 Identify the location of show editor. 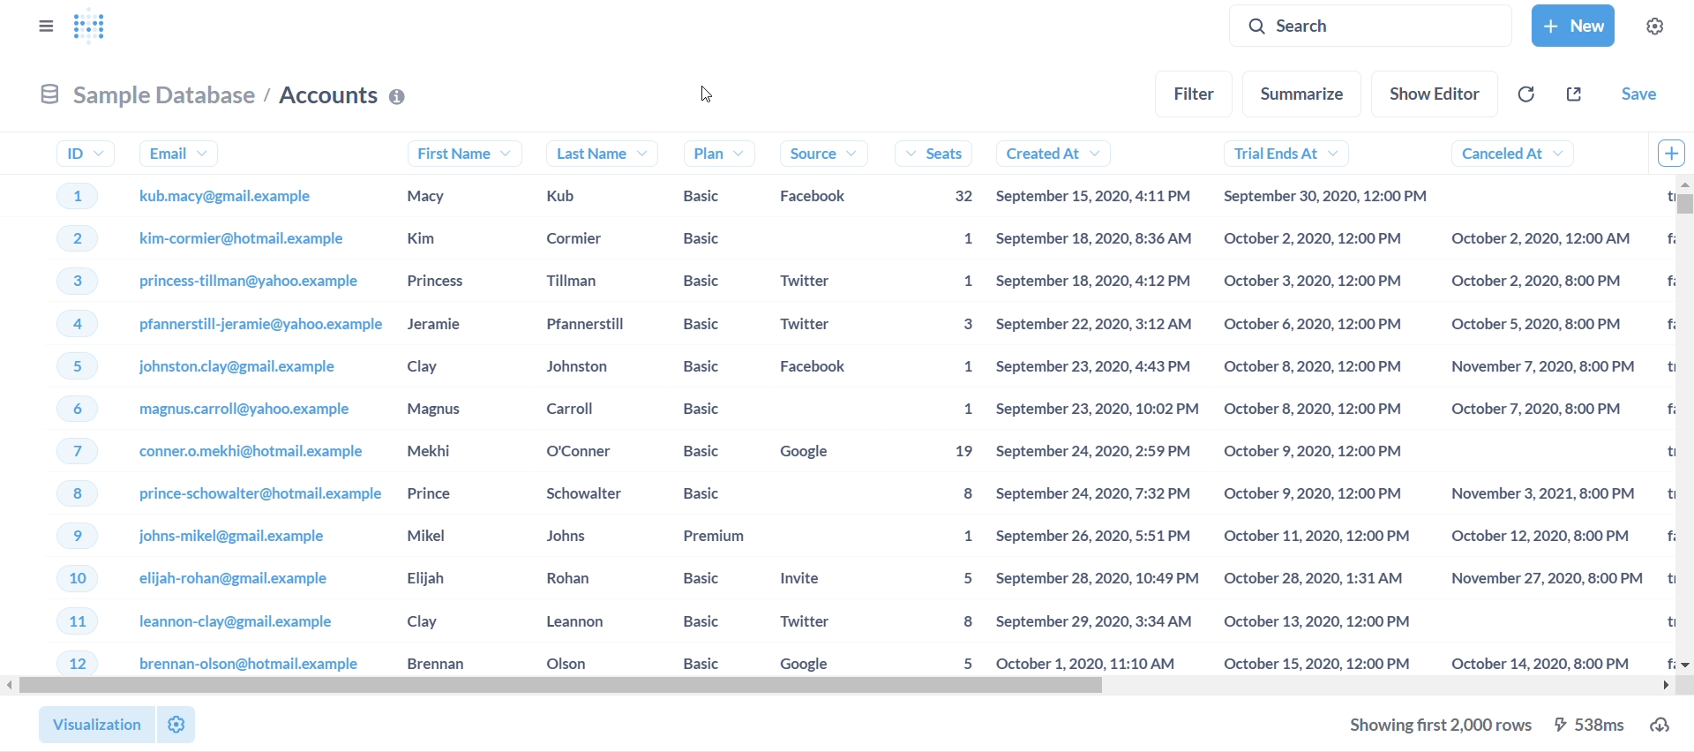
(1436, 94).